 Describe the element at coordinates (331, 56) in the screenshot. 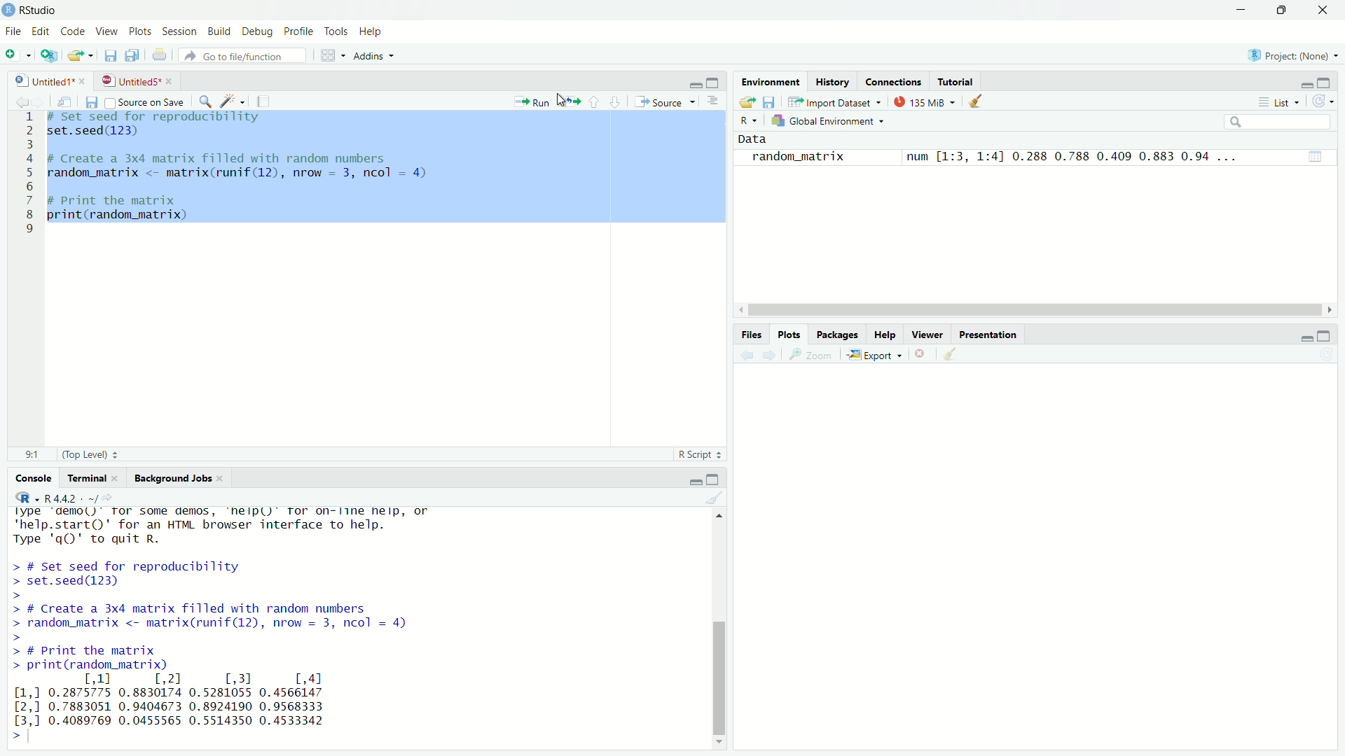

I see `grid` at that location.